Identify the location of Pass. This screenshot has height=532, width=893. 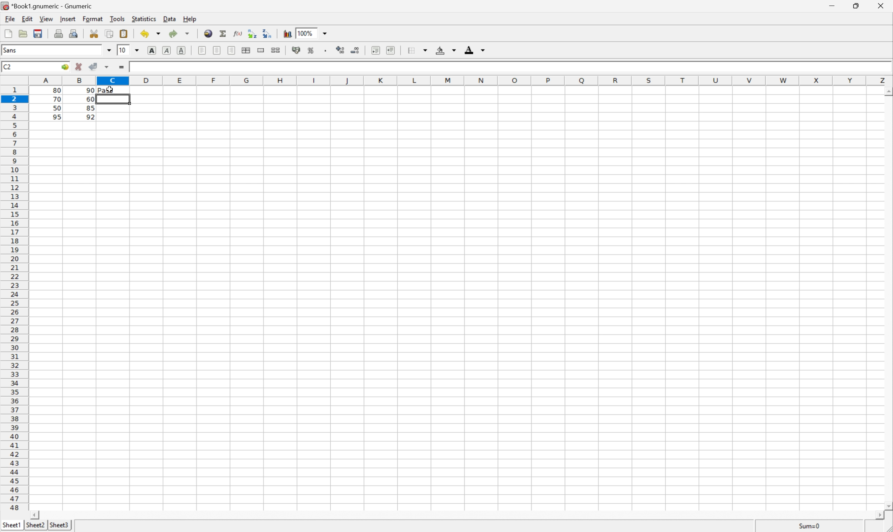
(113, 89).